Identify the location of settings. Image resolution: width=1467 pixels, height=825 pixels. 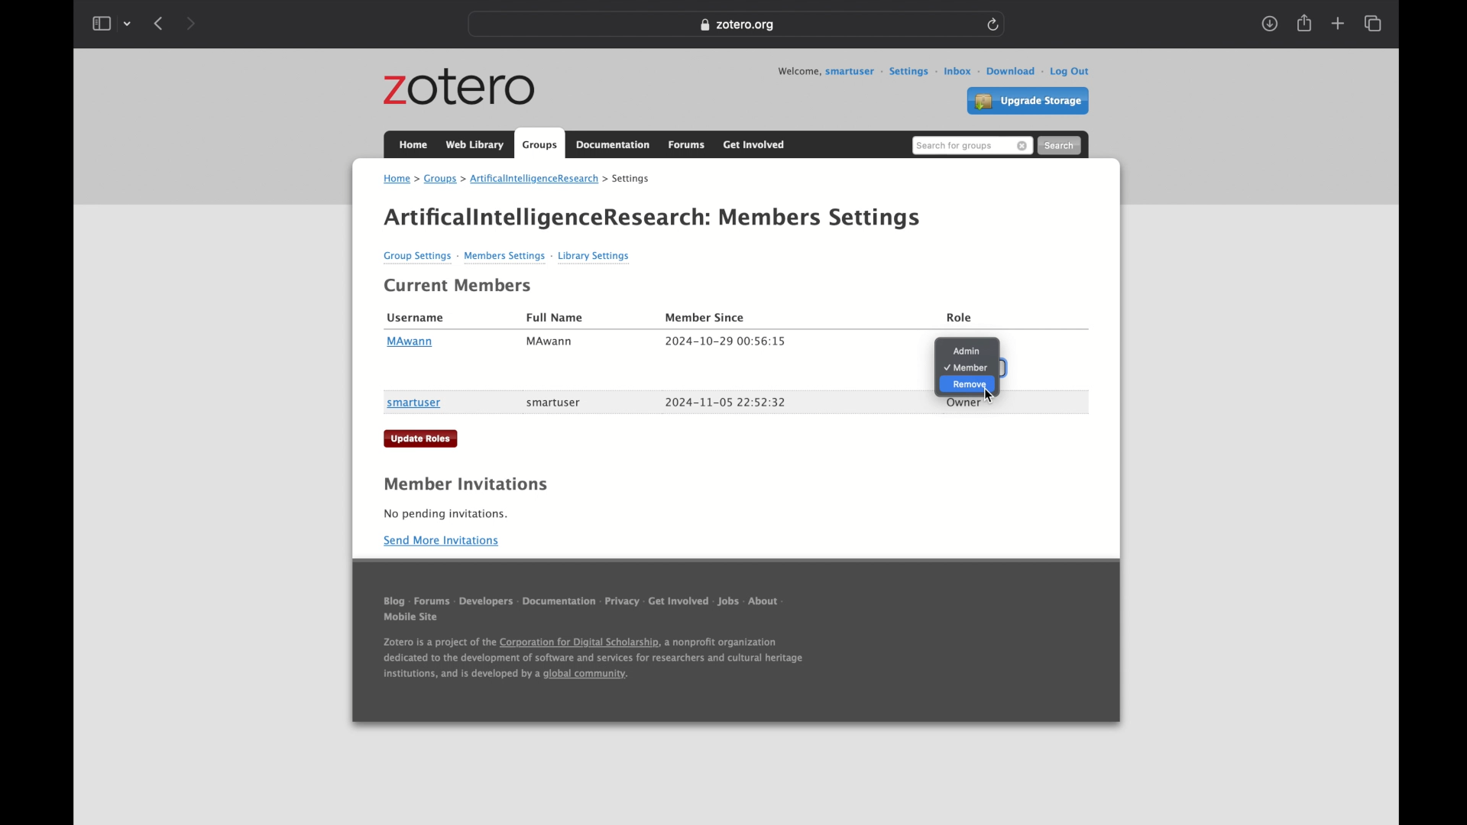
(627, 178).